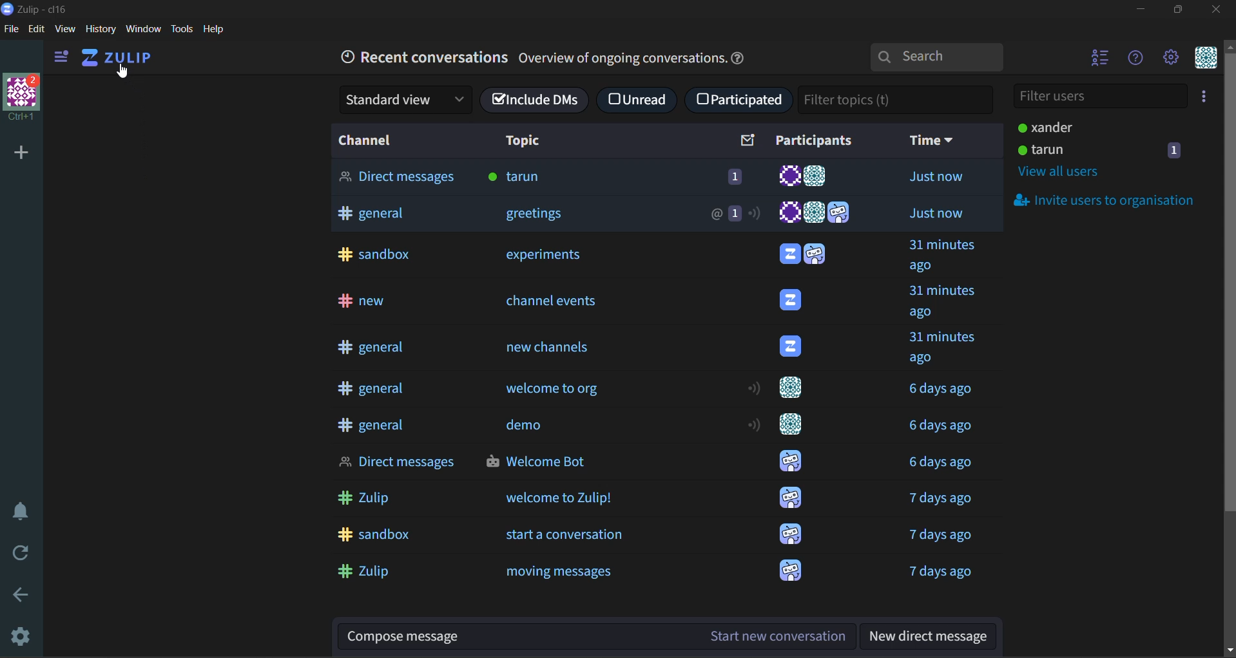 The width and height of the screenshot is (1236, 658). I want to click on users and status, so click(1079, 127).